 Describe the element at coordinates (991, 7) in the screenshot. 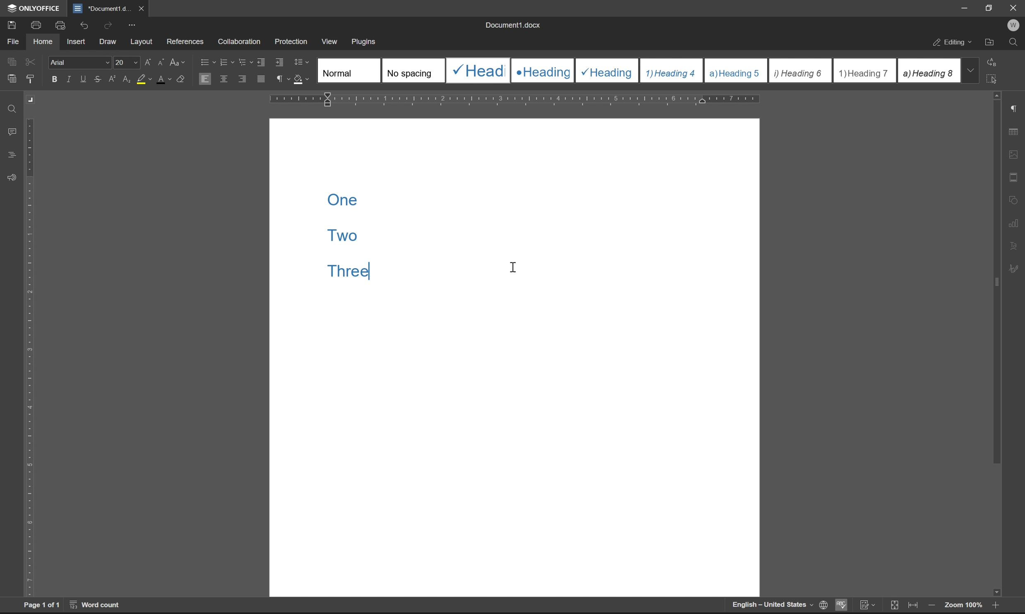

I see `restore down` at that location.